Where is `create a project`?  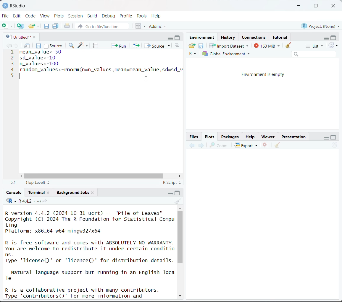
create a project is located at coordinates (20, 26).